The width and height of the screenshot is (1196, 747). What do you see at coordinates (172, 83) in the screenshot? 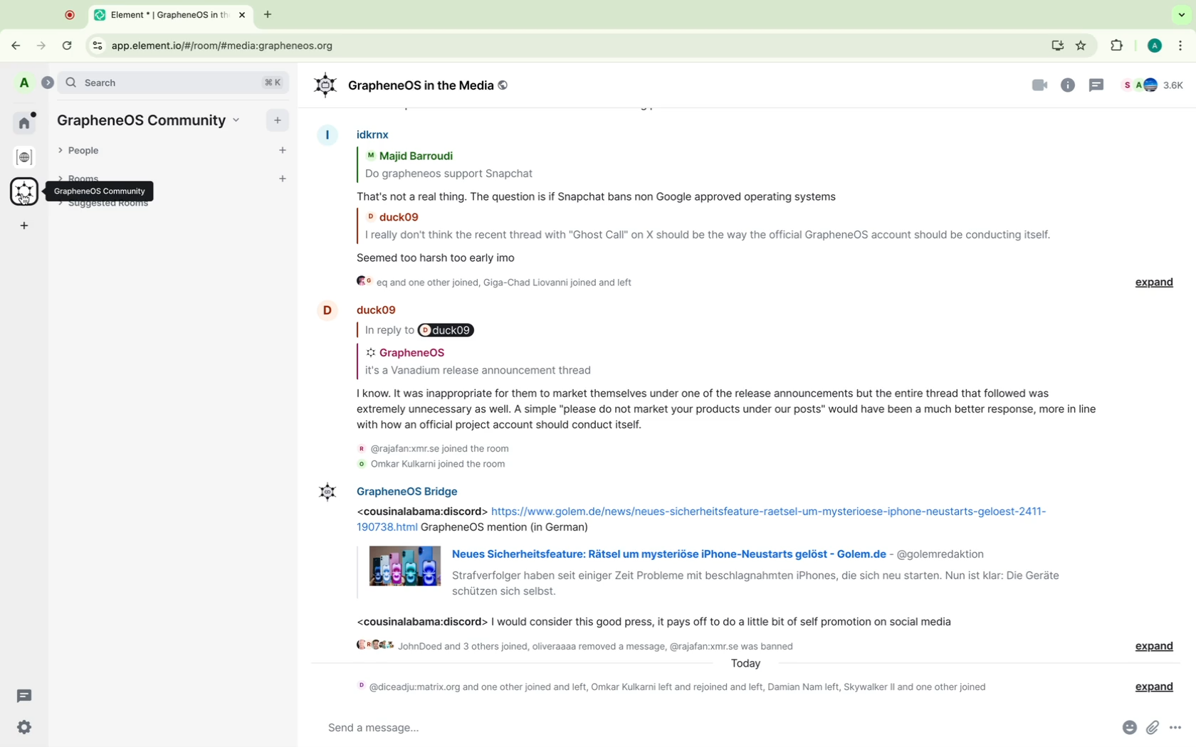
I see `Search bar` at bounding box center [172, 83].